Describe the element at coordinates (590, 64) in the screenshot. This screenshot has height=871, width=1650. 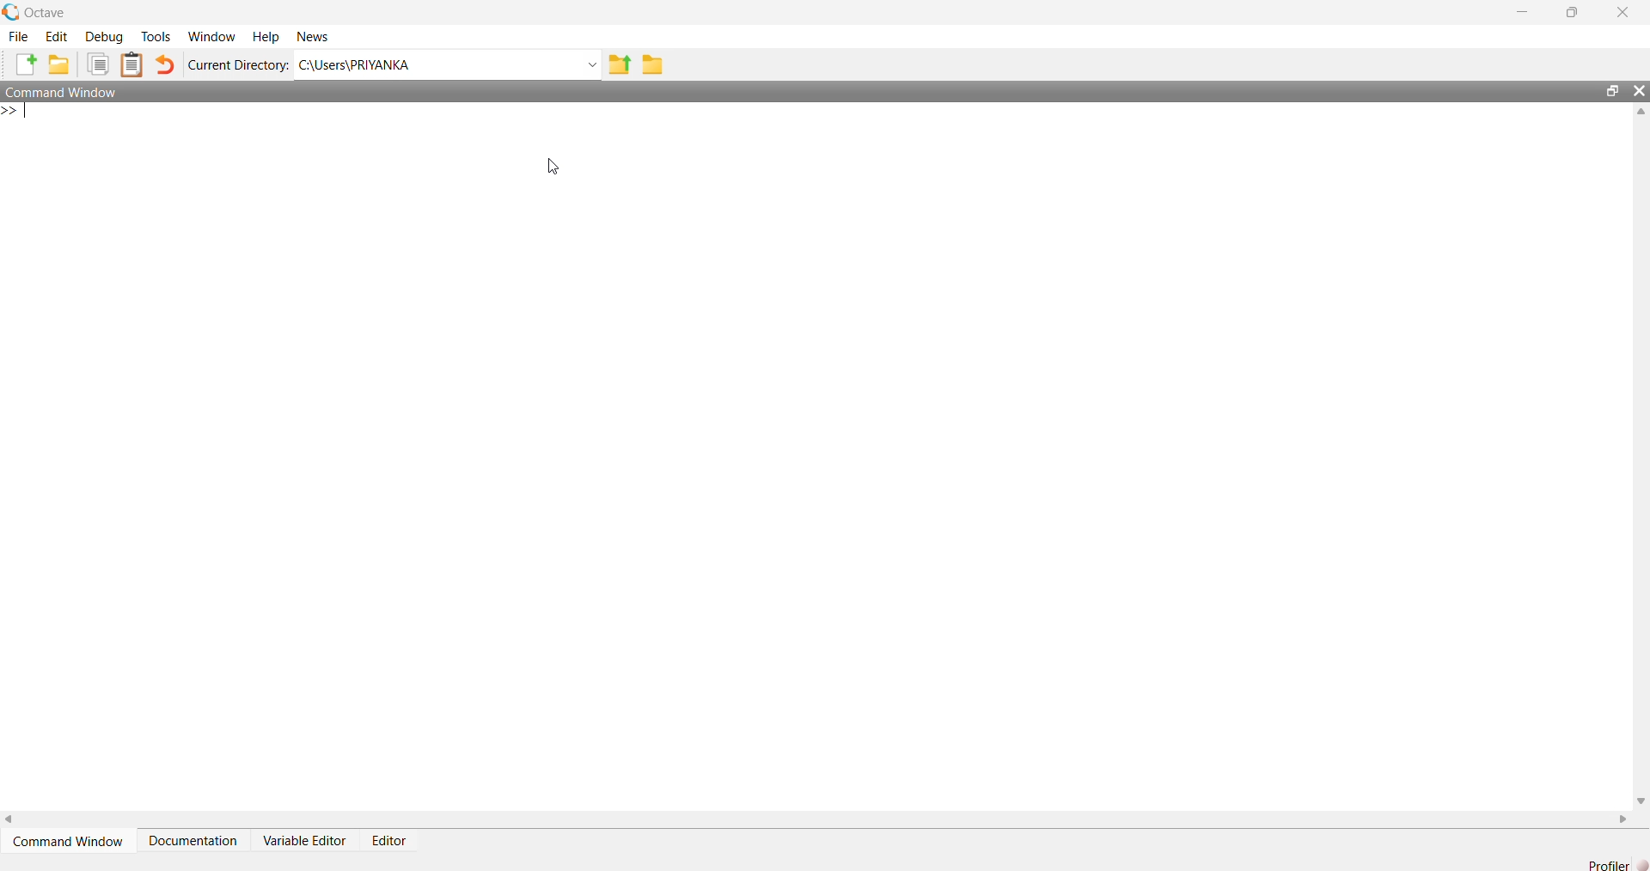
I see `Dropdown` at that location.